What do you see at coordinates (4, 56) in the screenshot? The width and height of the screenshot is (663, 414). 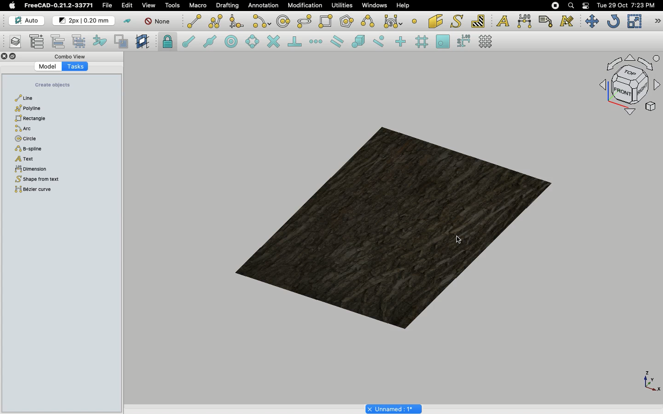 I see `Close` at bounding box center [4, 56].